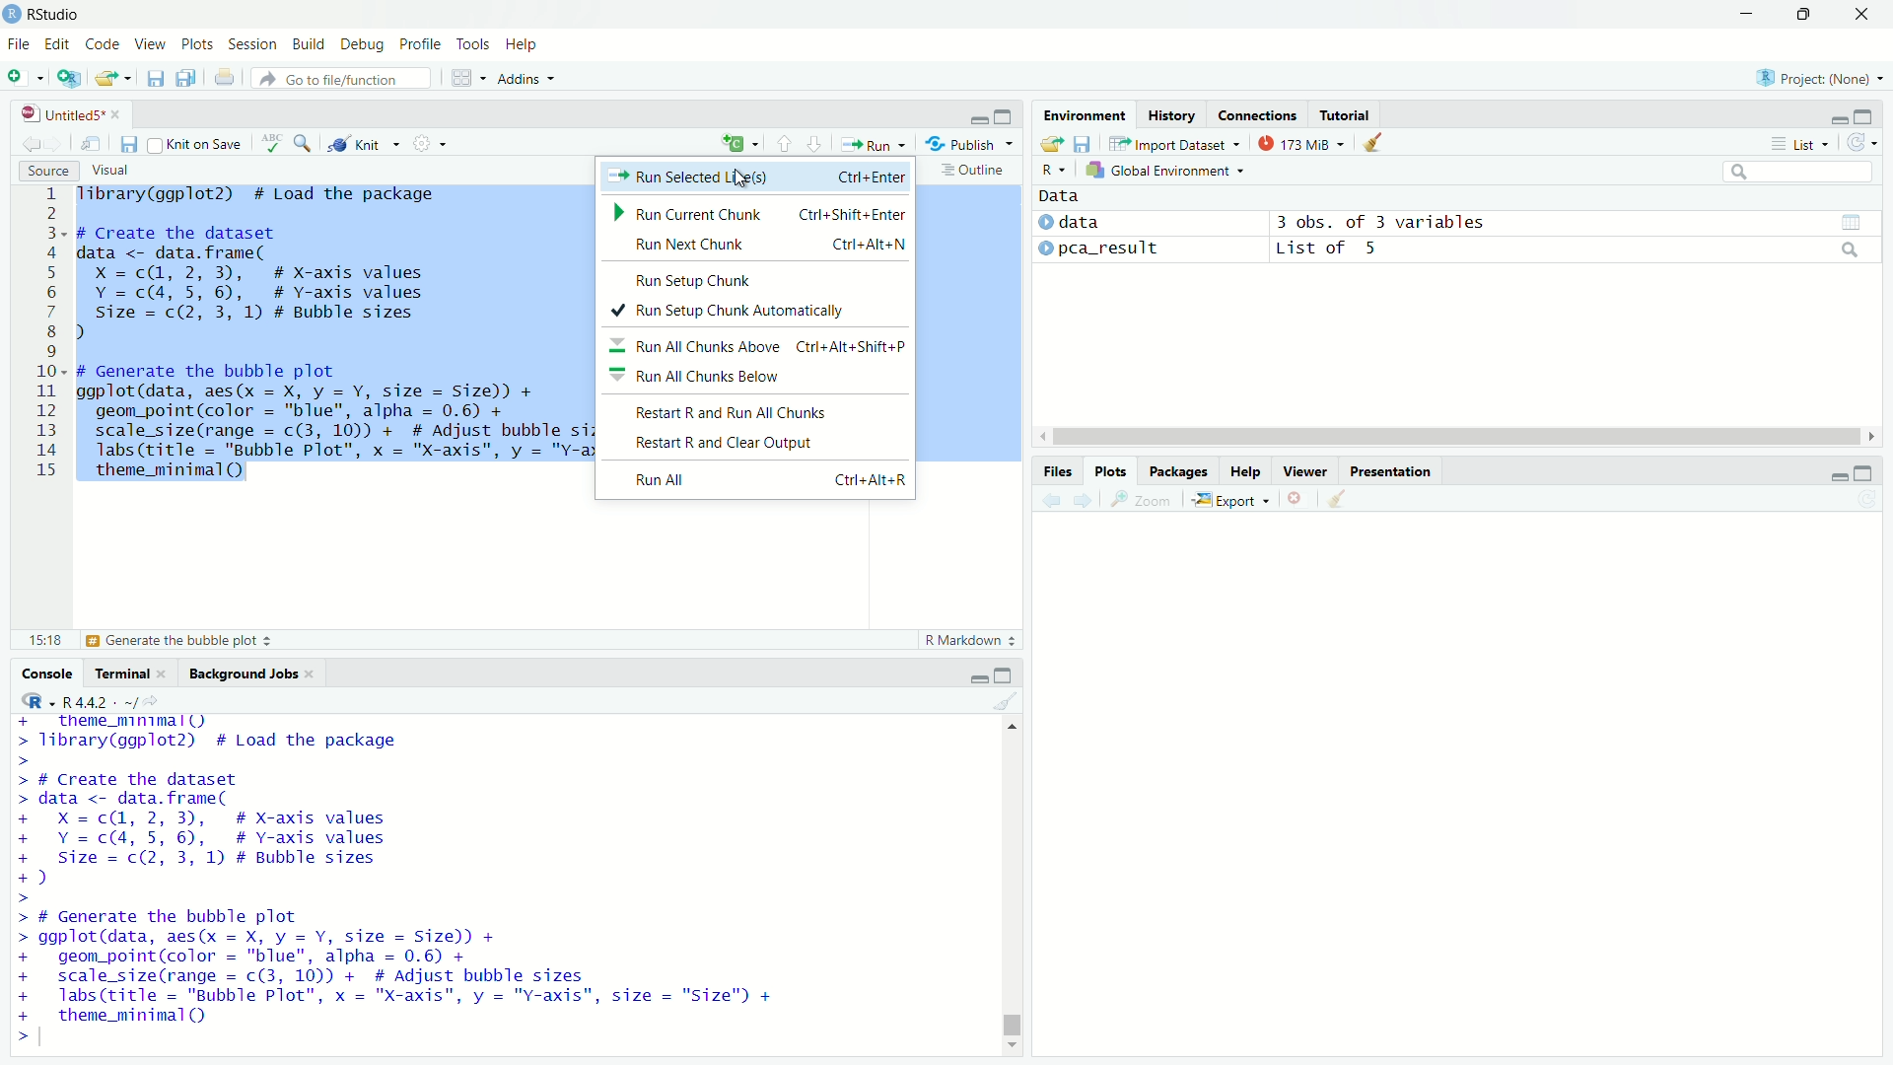 This screenshot has width=1893, height=1065. What do you see at coordinates (1087, 115) in the screenshot?
I see `environment` at bounding box center [1087, 115].